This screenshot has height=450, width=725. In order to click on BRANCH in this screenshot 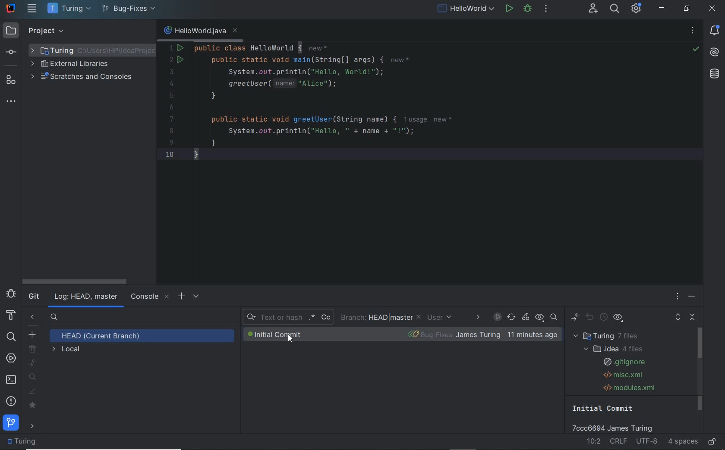, I will do `click(381, 318)`.